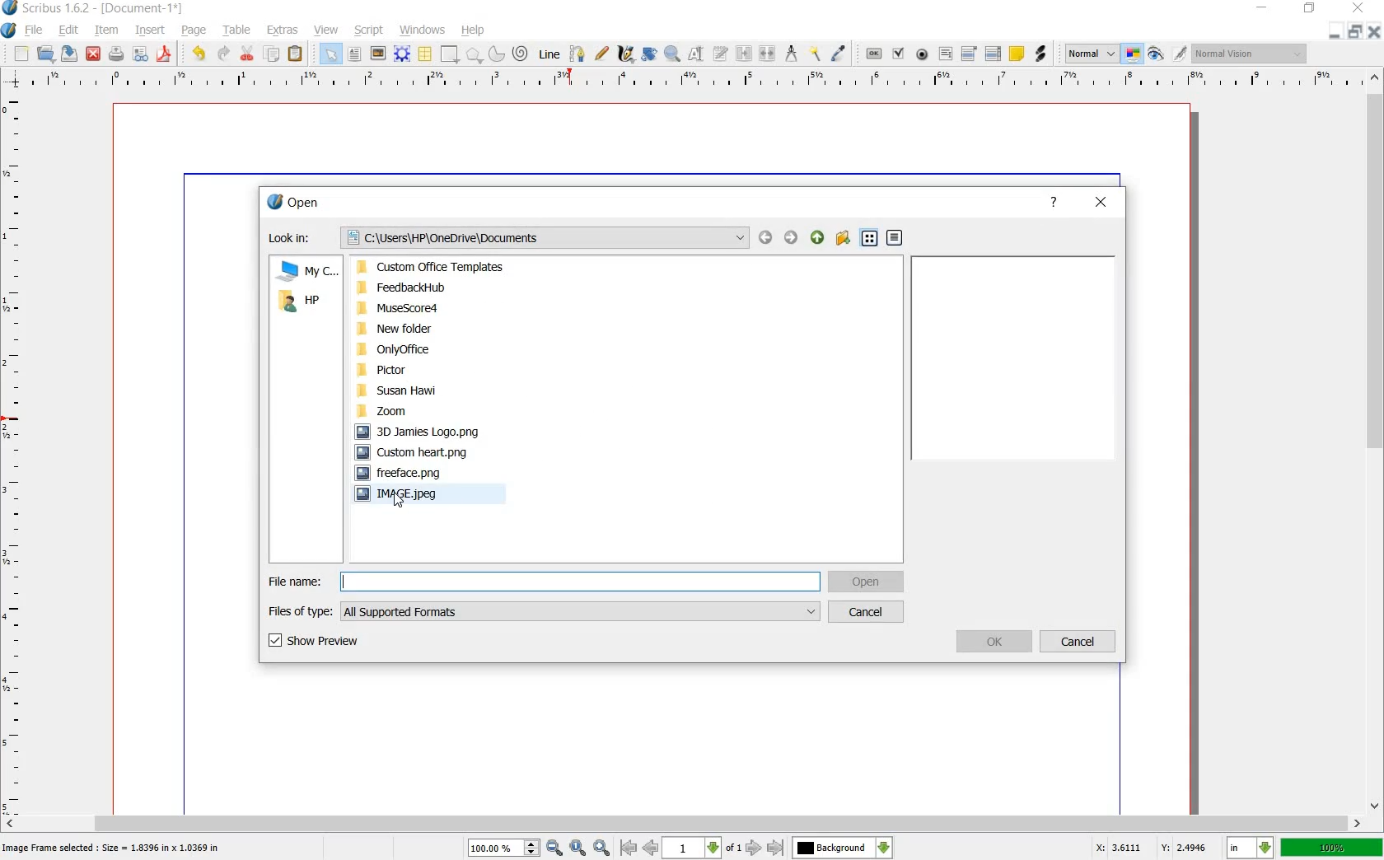 The width and height of the screenshot is (1384, 860). Describe the element at coordinates (895, 238) in the screenshot. I see `DETAIL VIEW` at that location.